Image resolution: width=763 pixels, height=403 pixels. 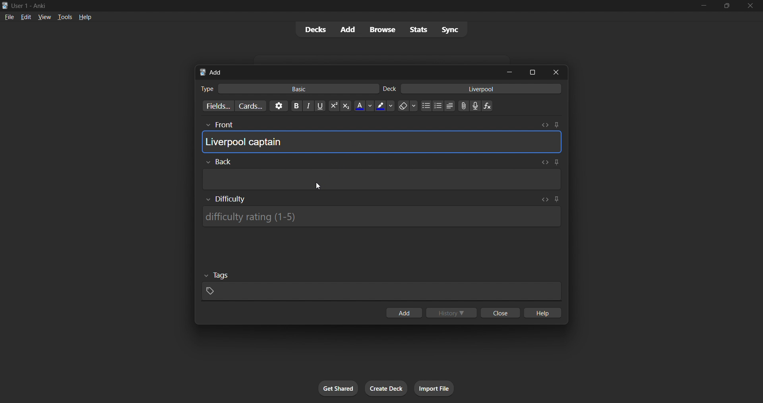 What do you see at coordinates (216, 72) in the screenshot?
I see `add title bar` at bounding box center [216, 72].